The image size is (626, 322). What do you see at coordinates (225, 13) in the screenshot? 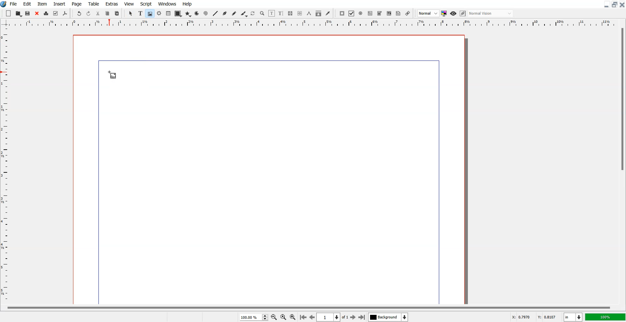
I see `Bezier Curve` at bounding box center [225, 13].